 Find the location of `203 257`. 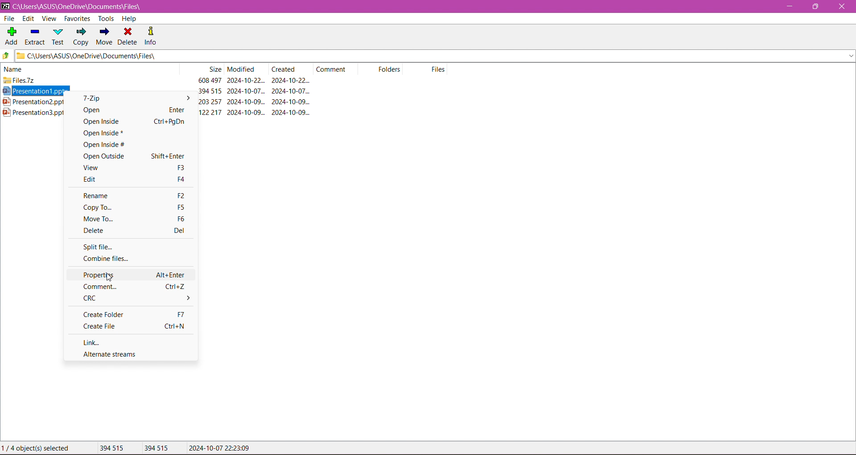

203 257 is located at coordinates (210, 102).